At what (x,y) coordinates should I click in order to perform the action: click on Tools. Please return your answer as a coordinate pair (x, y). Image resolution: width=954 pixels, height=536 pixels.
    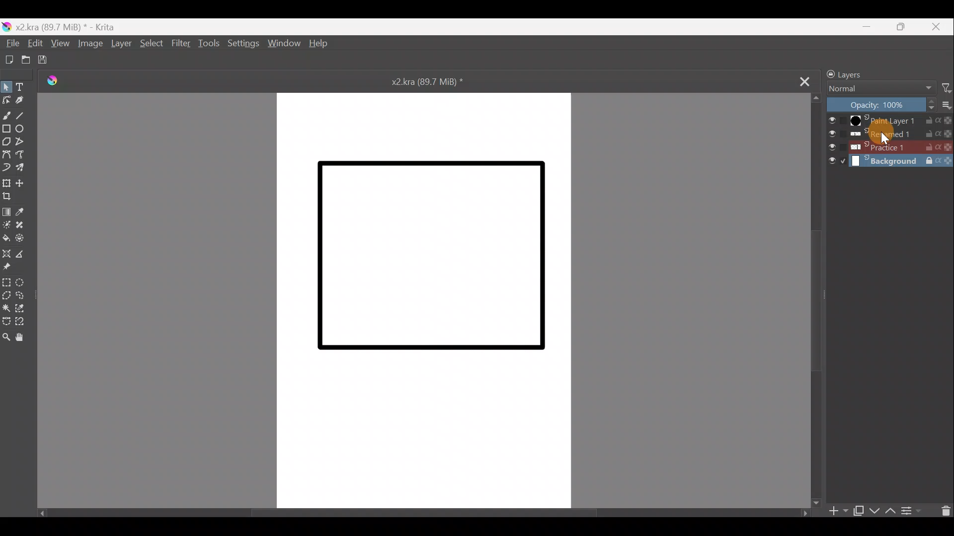
    Looking at the image, I should click on (207, 44).